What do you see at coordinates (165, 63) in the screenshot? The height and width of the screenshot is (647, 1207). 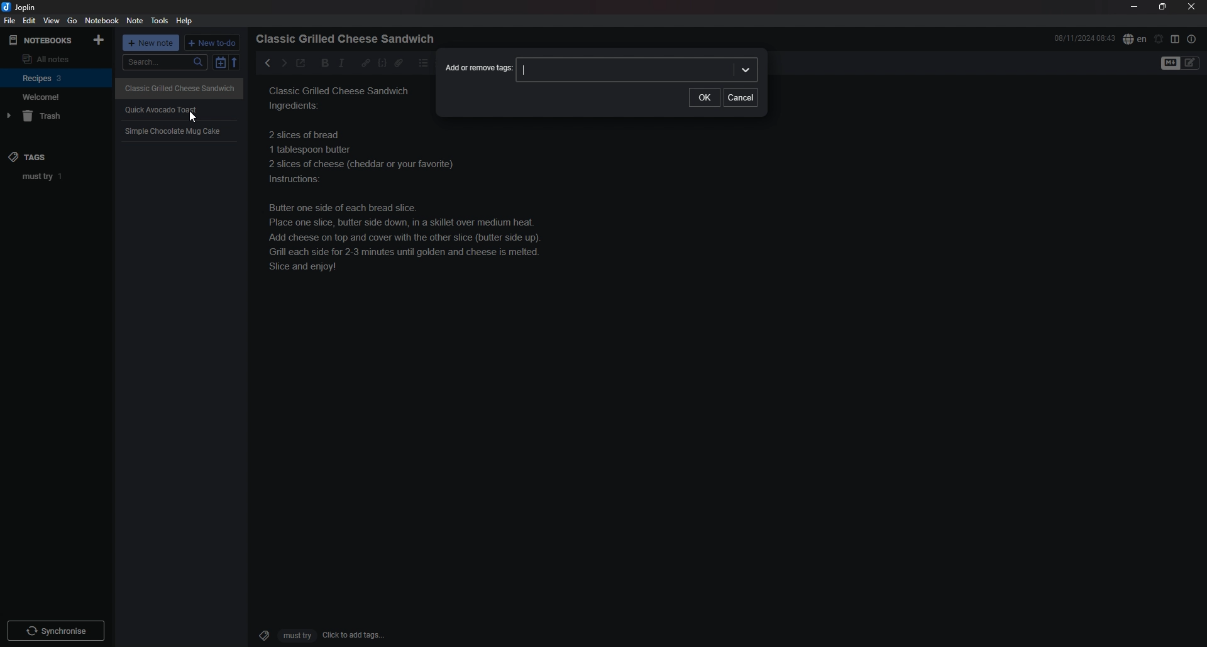 I see `search` at bounding box center [165, 63].